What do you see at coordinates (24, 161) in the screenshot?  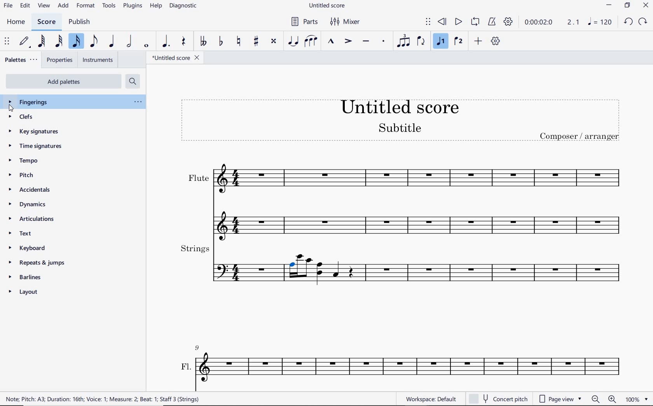 I see `tempo` at bounding box center [24, 161].